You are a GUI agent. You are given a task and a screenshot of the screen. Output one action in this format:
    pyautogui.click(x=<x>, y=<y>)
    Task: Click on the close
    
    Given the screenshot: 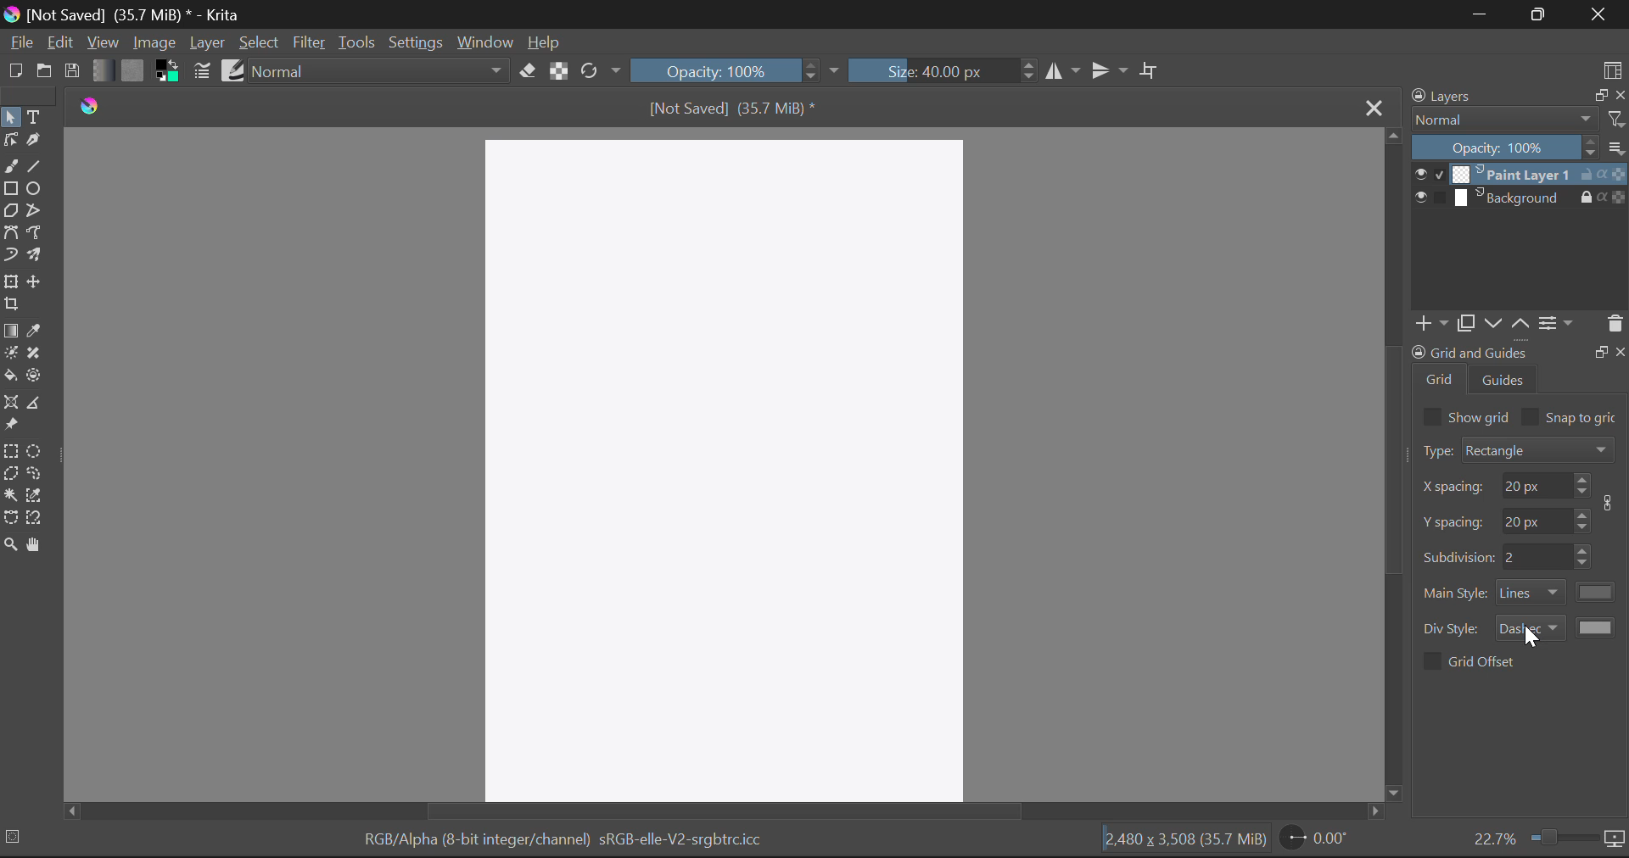 What is the action you would take?
    pyautogui.click(x=1619, y=95)
    